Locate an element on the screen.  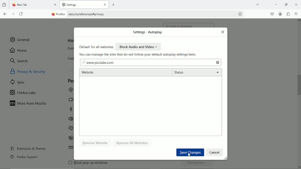
Exceptions... is located at coordinates (198, 164).